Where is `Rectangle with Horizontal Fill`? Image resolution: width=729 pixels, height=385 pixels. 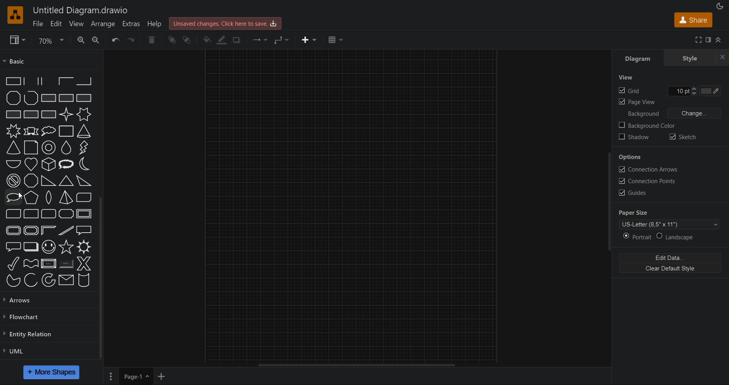
Rectangle with Horizontal Fill is located at coordinates (13, 115).